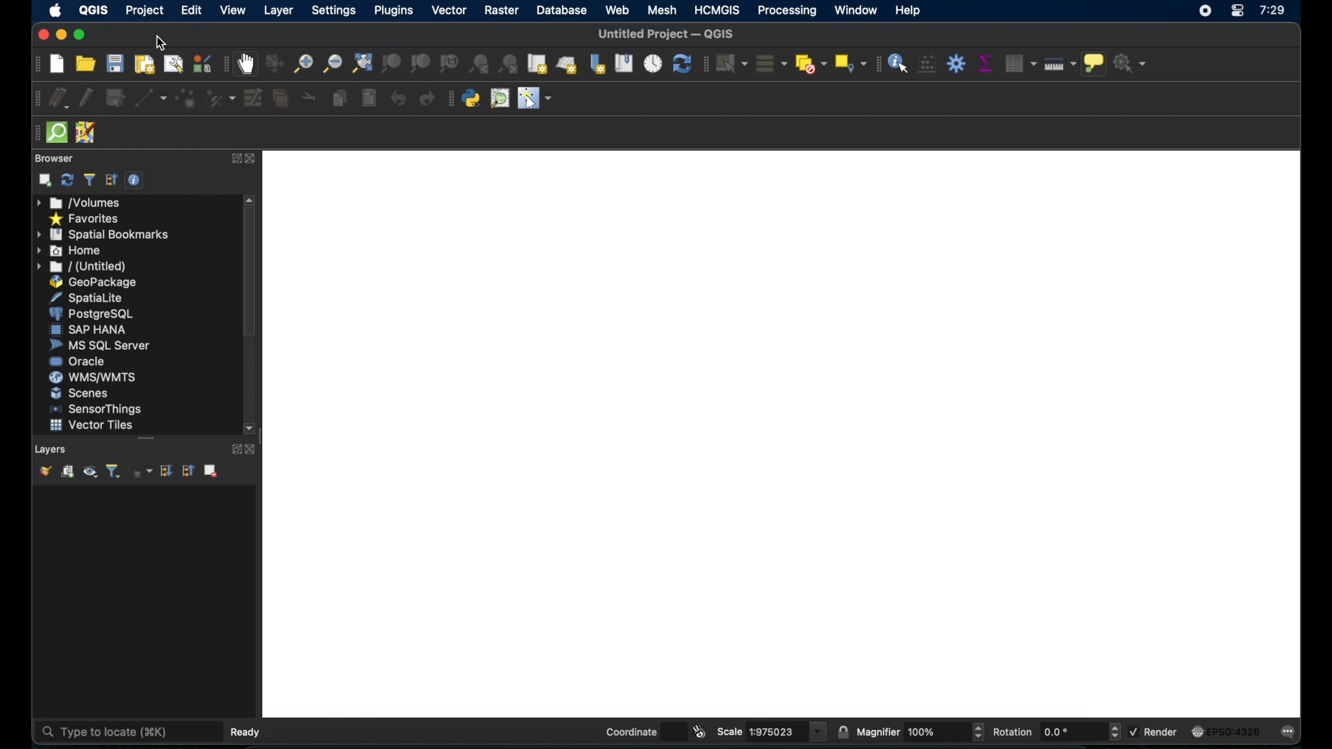 The height and width of the screenshot is (749, 1332). Describe the element at coordinates (141, 472) in the screenshot. I see `filter legend by expression` at that location.